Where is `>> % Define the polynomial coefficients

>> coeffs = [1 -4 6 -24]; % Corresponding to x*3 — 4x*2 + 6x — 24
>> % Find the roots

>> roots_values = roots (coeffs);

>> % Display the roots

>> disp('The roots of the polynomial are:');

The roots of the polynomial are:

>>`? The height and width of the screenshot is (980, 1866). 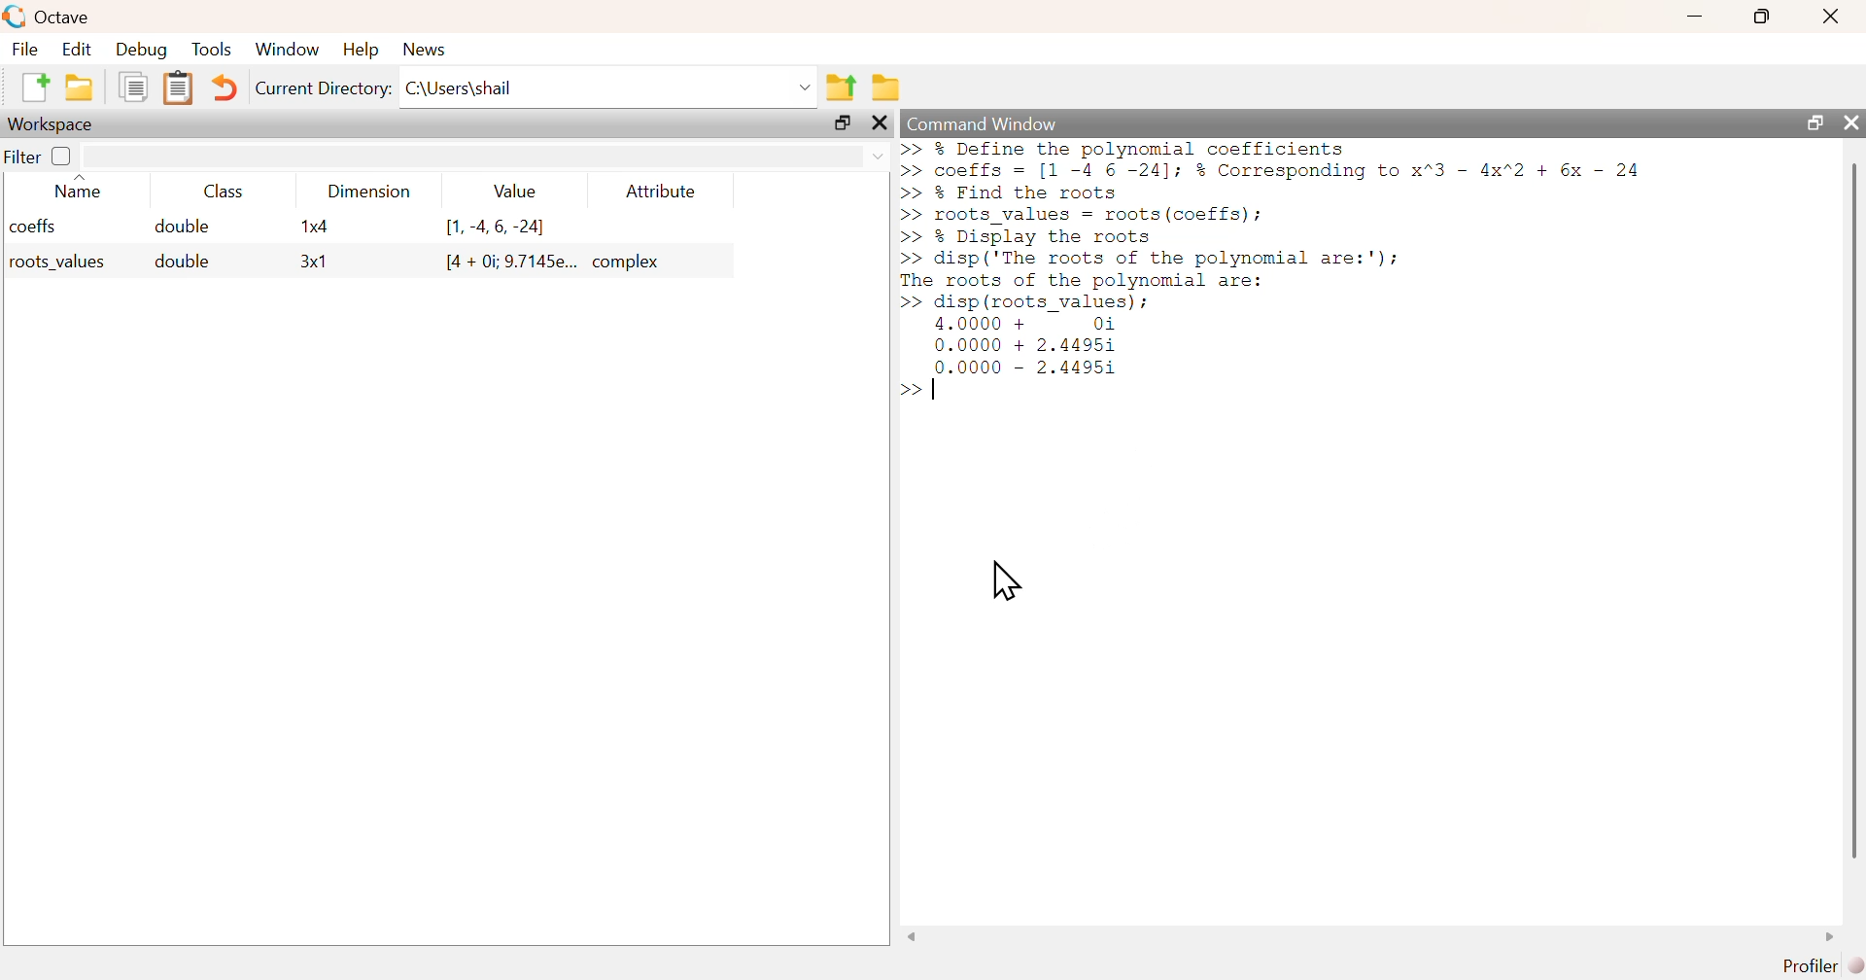 >> % Define the polynomial coefficients

>> coeffs = [1 -4 6 -24]; % Corresponding to x*3 — 4x*2 + 6x — 24
>> % Find the roots

>> roots_values = roots (coeffs);

>> % Display the roots

>> disp('The roots of the polynomial are:');

The roots of the polynomial are:

>> is located at coordinates (1272, 227).